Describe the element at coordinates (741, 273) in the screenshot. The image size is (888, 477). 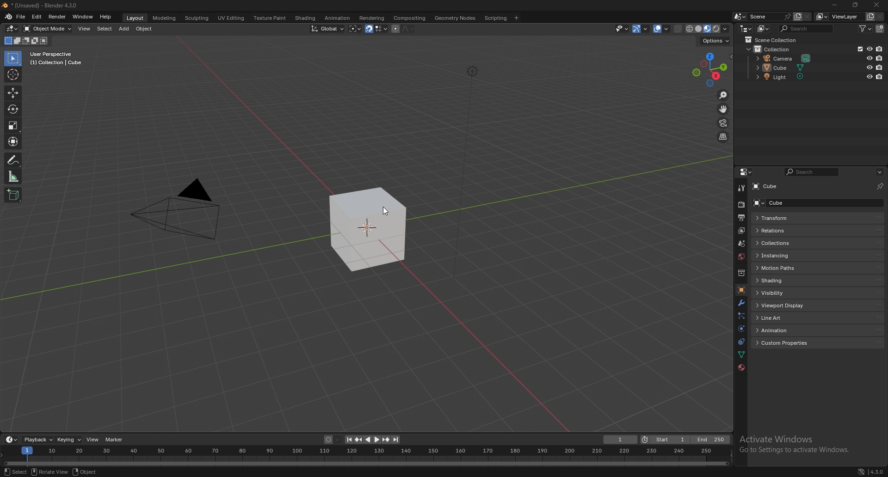
I see `collection` at that location.